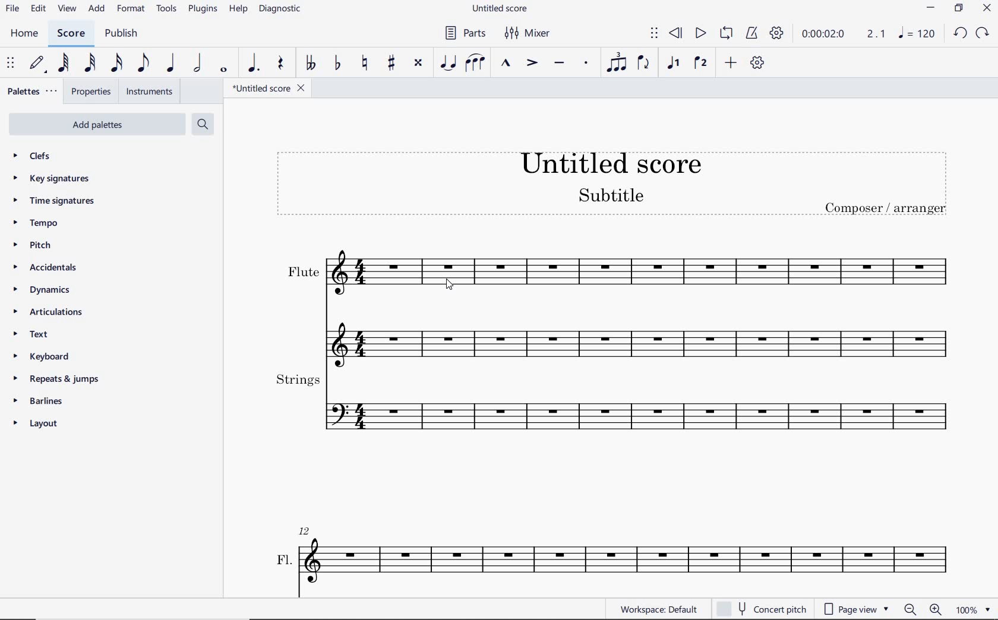 The width and height of the screenshot is (998, 620). What do you see at coordinates (925, 610) in the screenshot?
I see `zoom out or zoom in` at bounding box center [925, 610].